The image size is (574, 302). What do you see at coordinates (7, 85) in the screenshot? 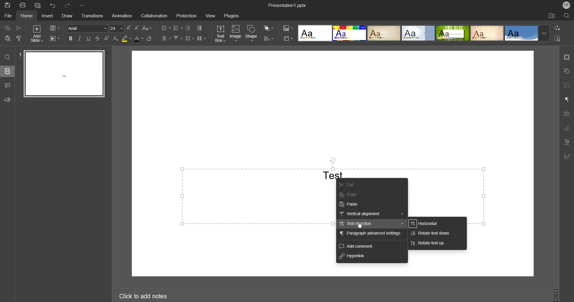
I see `Comment` at bounding box center [7, 85].